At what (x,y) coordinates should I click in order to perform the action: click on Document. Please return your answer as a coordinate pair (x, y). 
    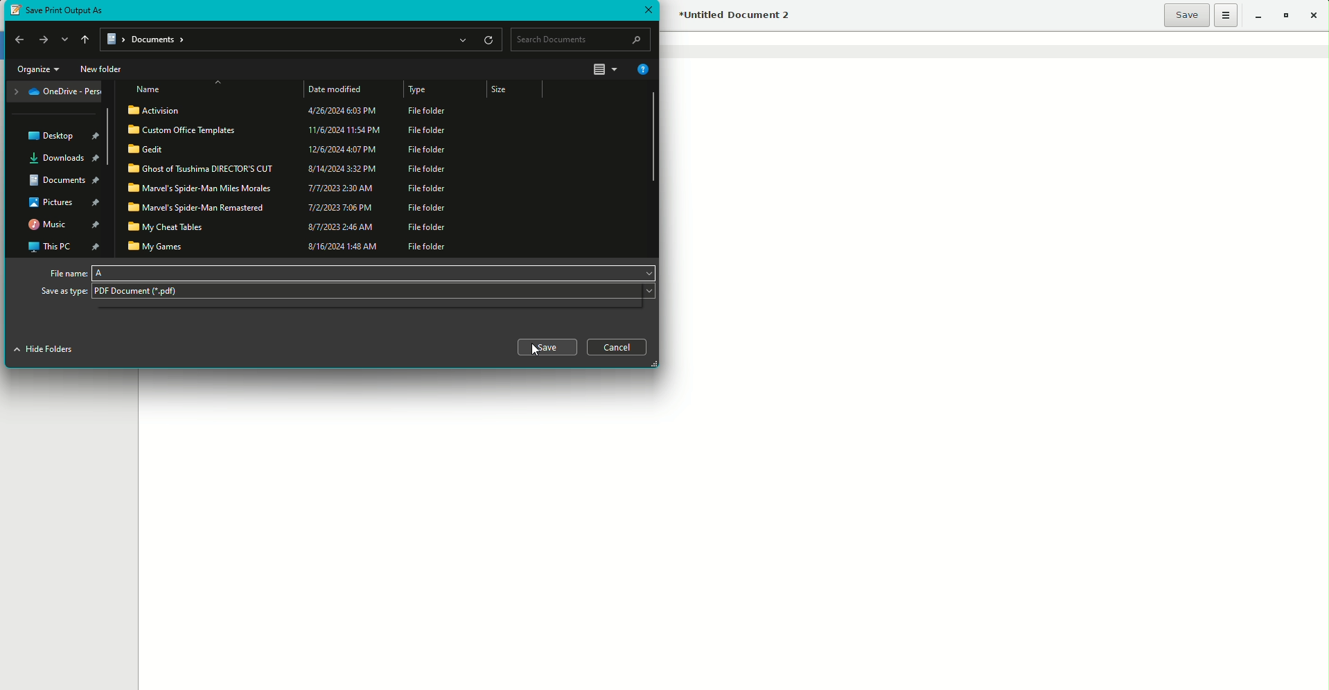
    Looking at the image, I should click on (62, 182).